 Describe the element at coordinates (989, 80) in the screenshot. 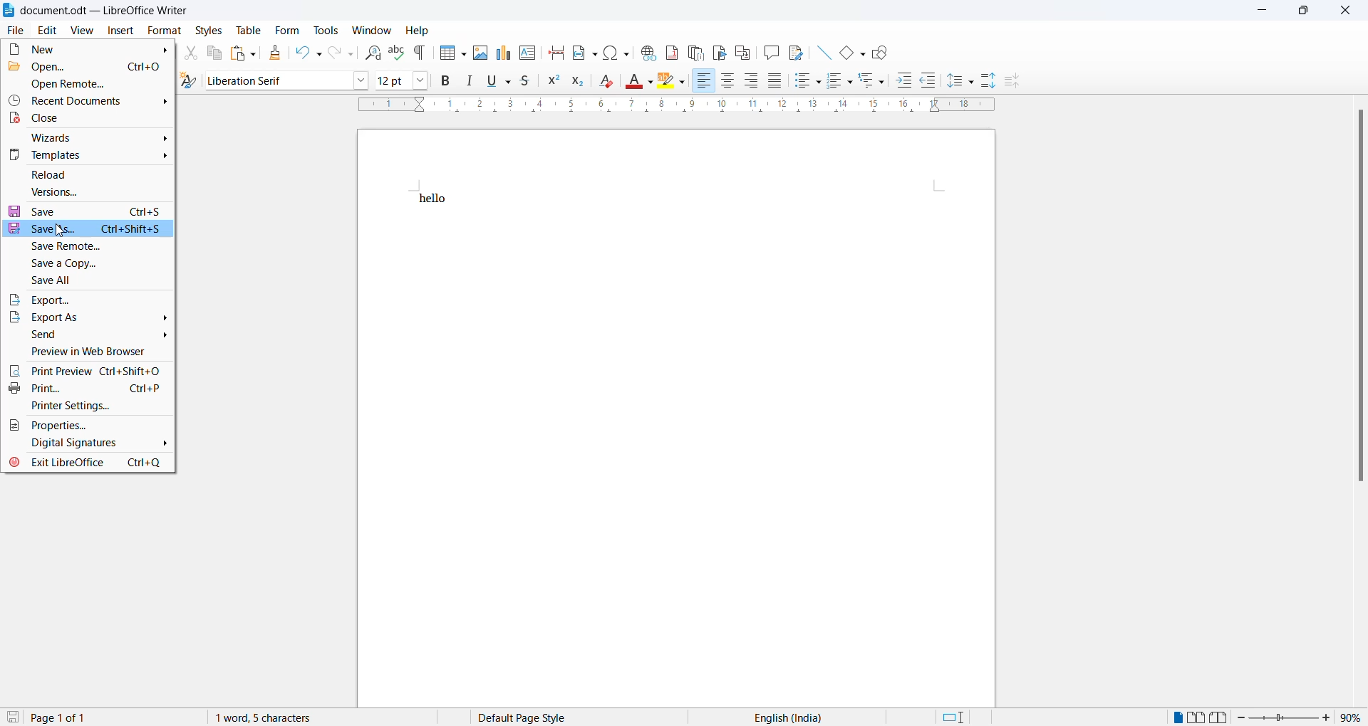

I see `Increase paragraph space` at that location.